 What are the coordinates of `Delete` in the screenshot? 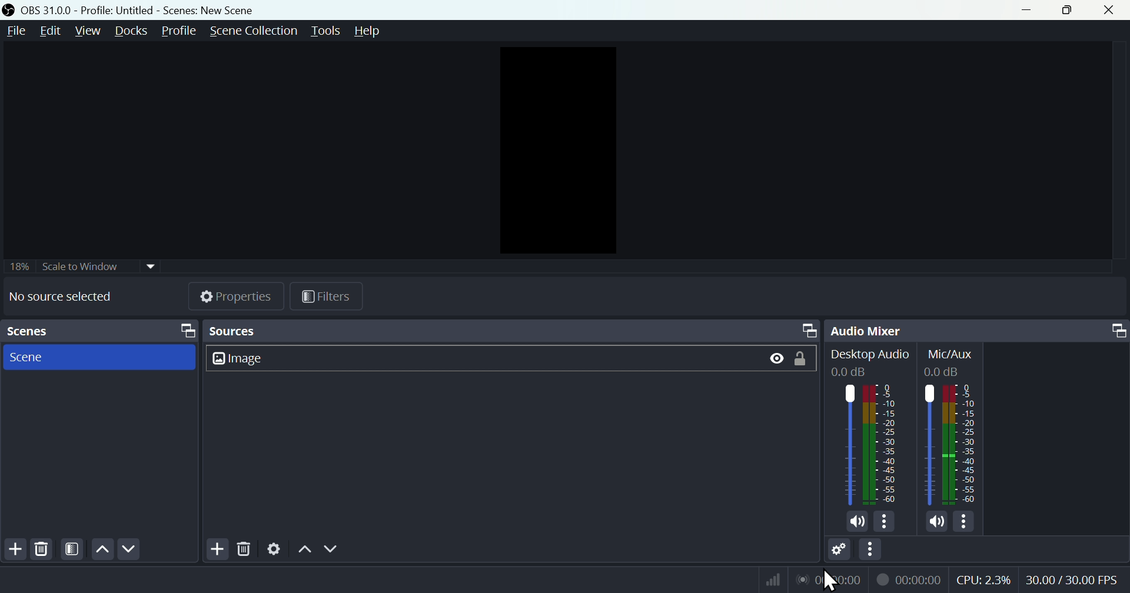 It's located at (246, 549).